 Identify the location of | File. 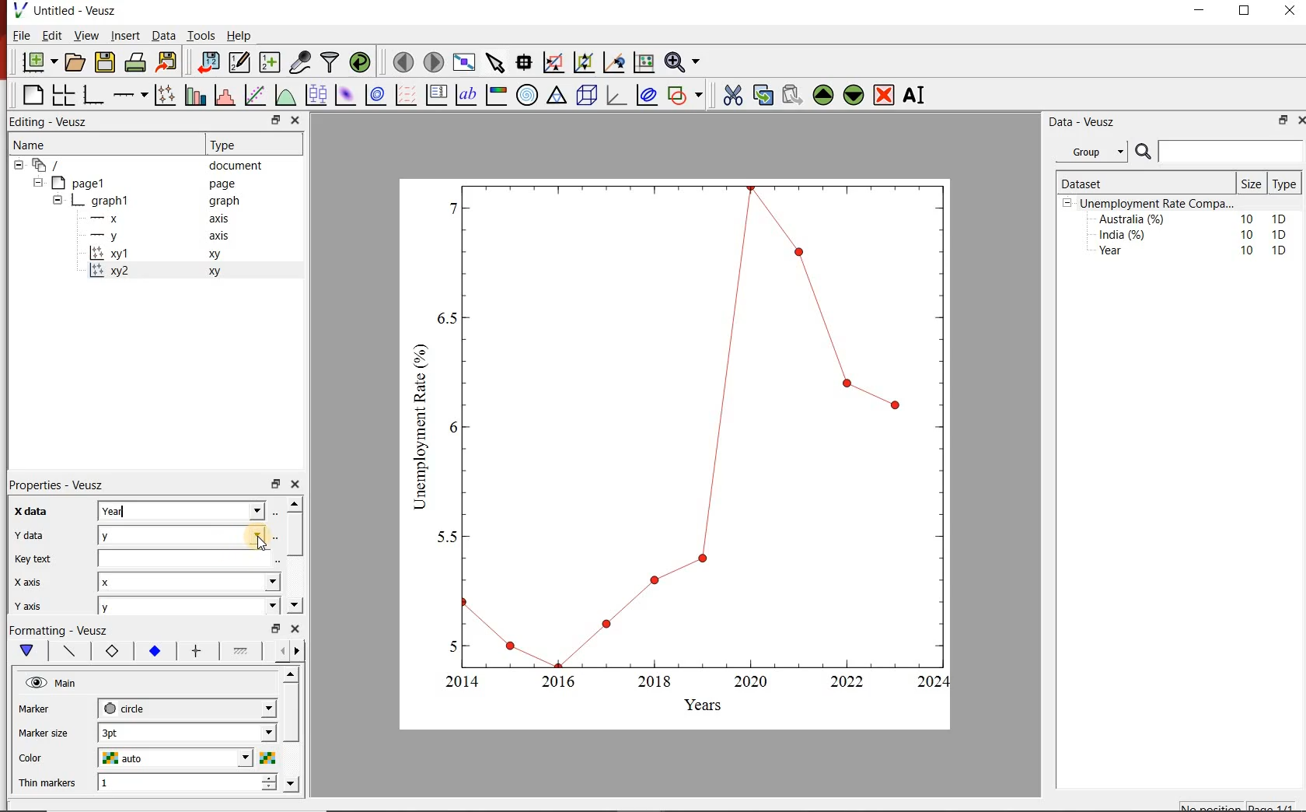
(18, 35).